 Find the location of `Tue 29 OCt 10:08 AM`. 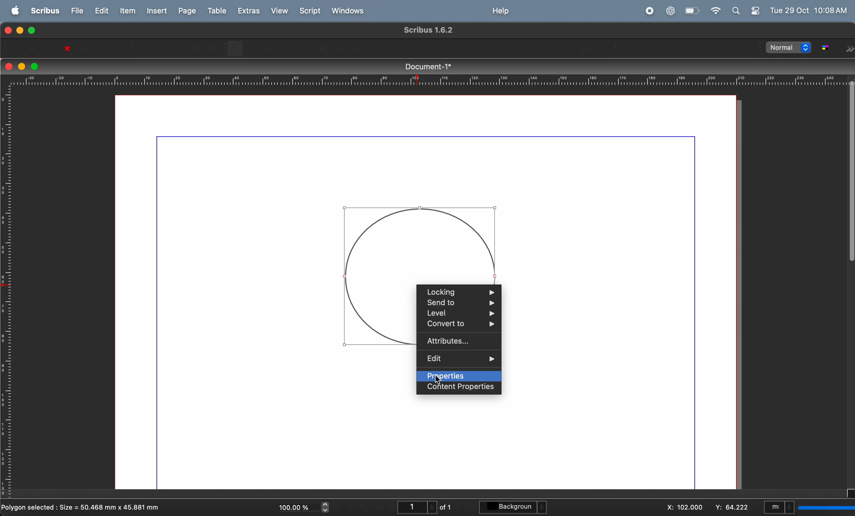

Tue 29 OCt 10:08 AM is located at coordinates (810, 10).